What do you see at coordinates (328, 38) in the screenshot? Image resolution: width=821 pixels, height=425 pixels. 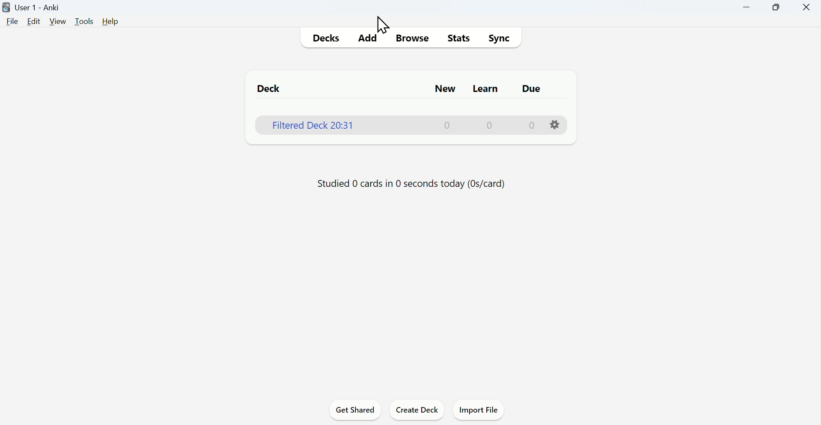 I see `Decks` at bounding box center [328, 38].